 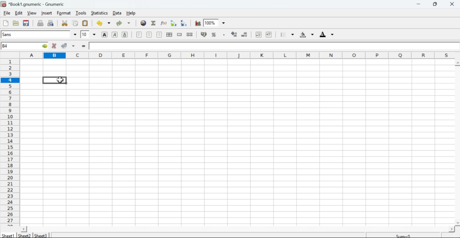 What do you see at coordinates (75, 33) in the screenshot?
I see `down` at bounding box center [75, 33].